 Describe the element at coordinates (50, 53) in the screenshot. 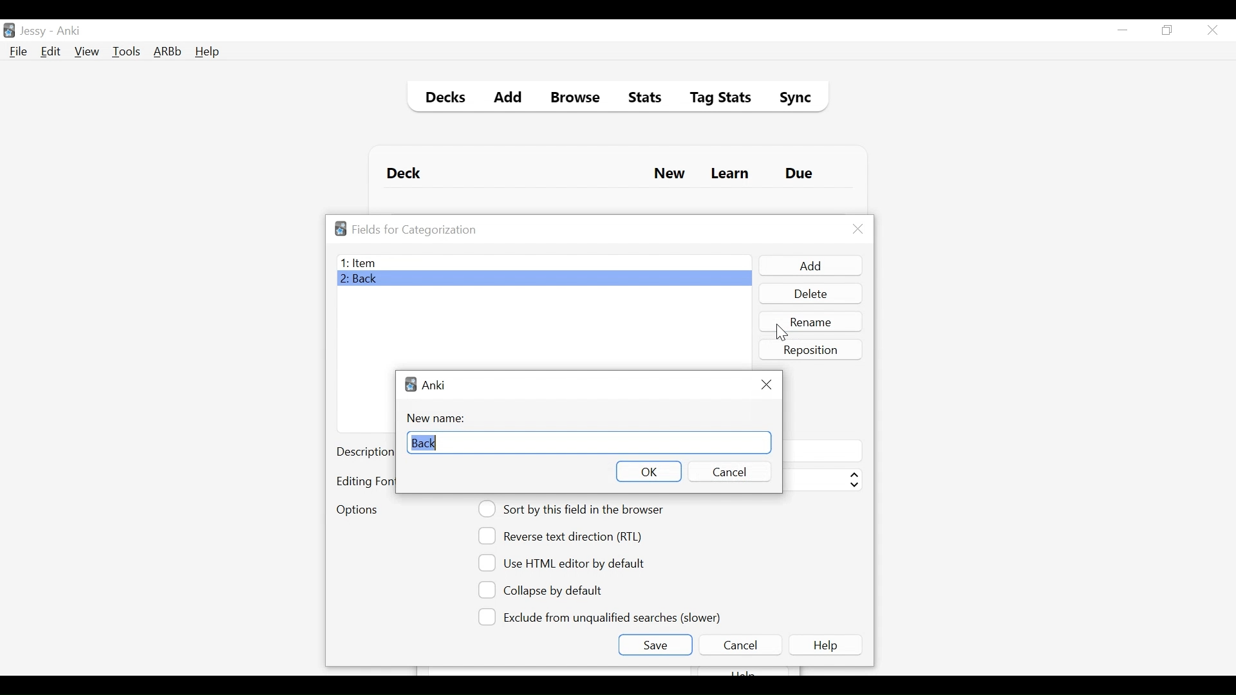

I see `Edit` at that location.